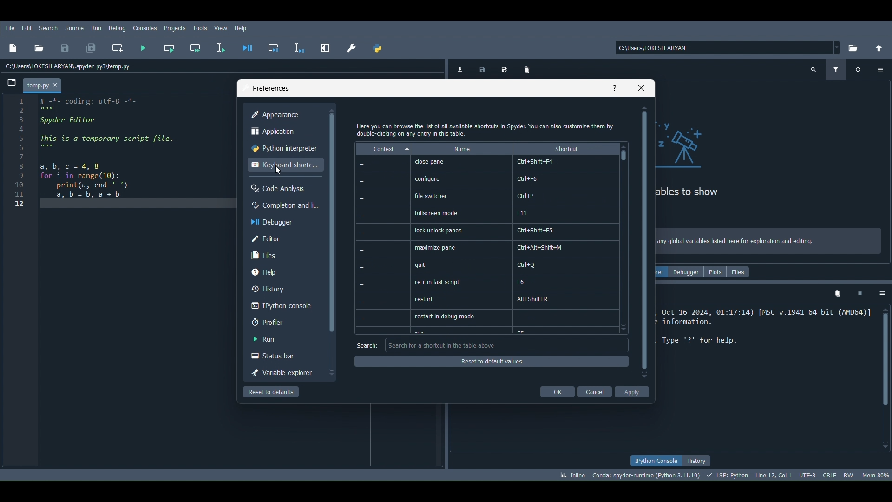 This screenshot has width=892, height=502. What do you see at coordinates (886, 378) in the screenshot?
I see `Scrollbar` at bounding box center [886, 378].